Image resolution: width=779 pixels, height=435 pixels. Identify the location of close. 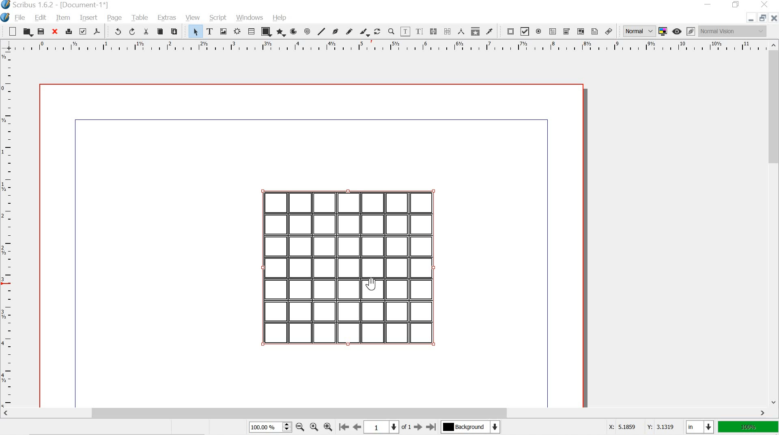
(766, 5).